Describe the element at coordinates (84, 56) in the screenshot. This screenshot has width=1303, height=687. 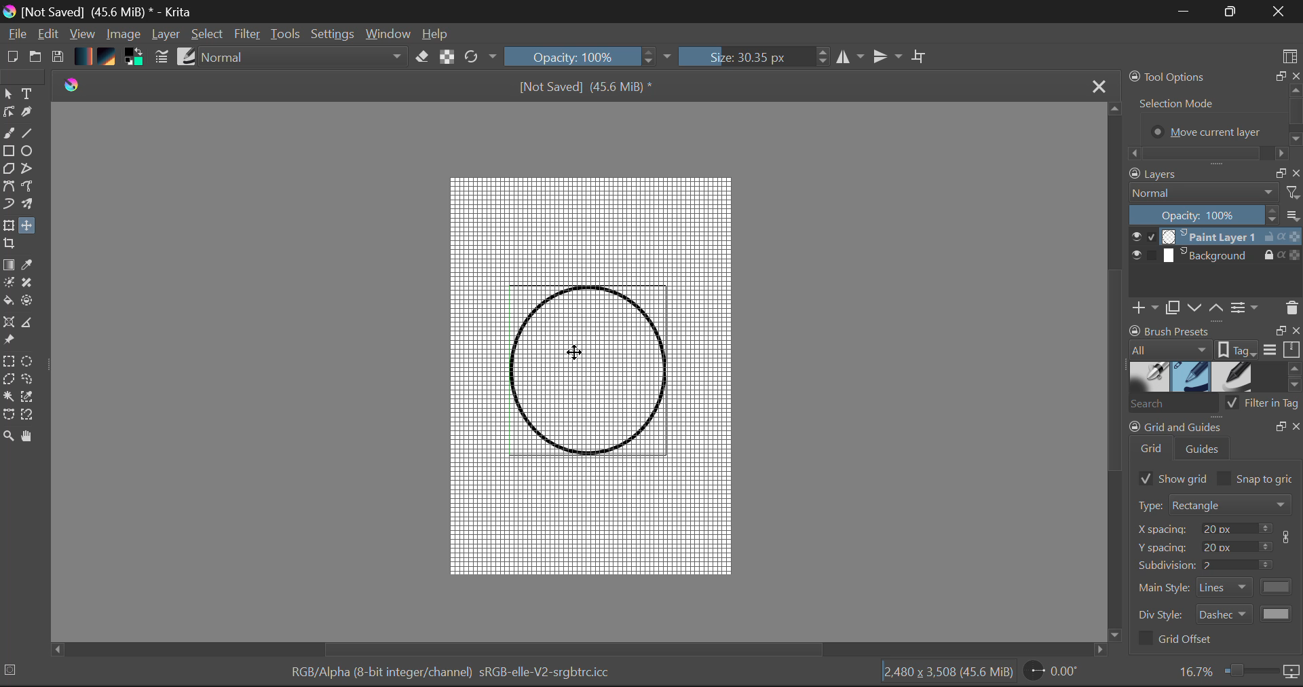
I see `Gradient` at that location.